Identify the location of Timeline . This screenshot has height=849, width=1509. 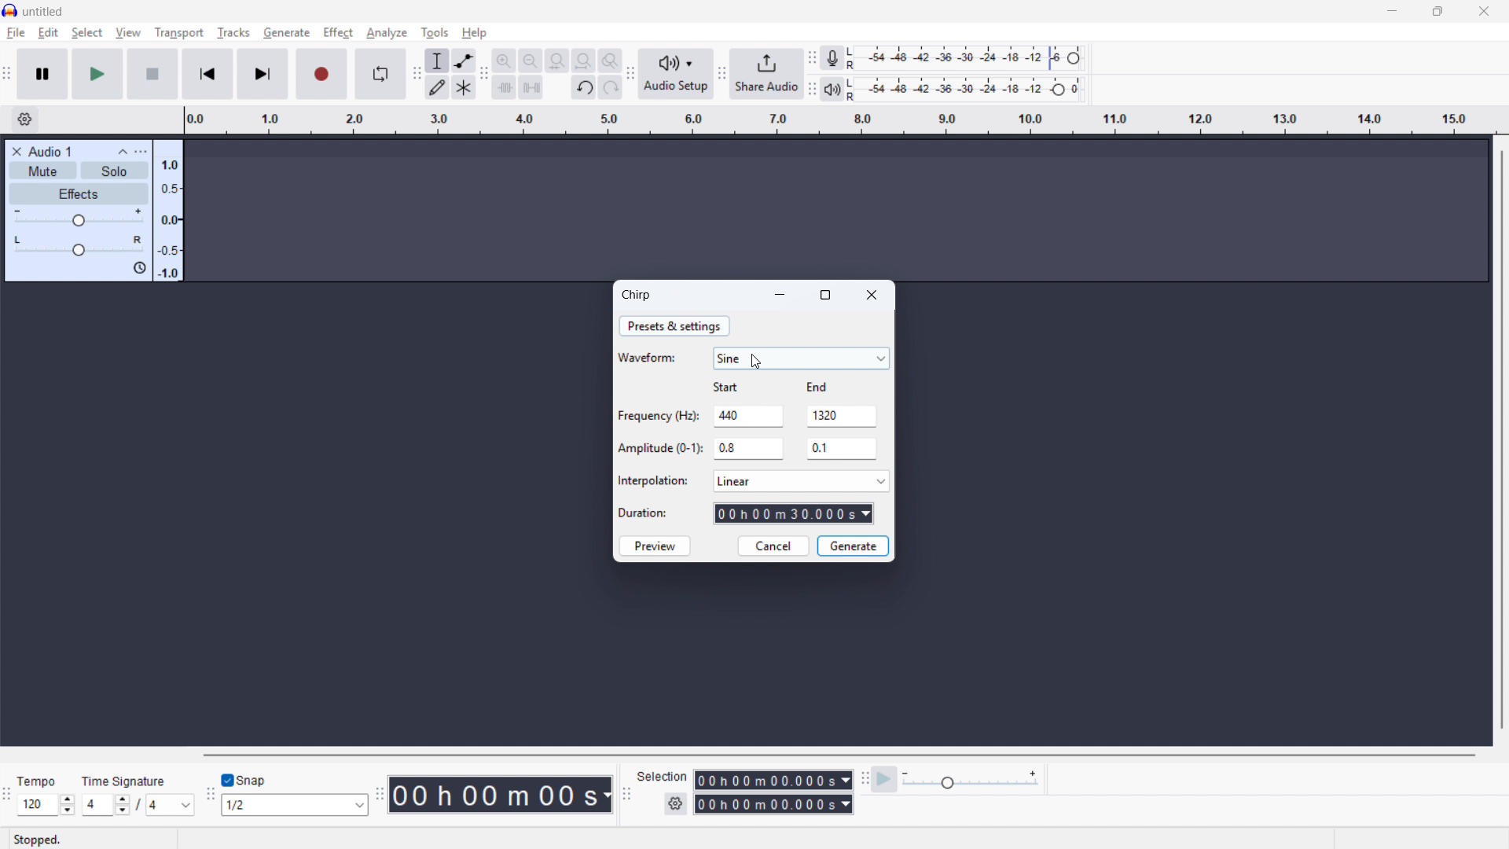
(839, 120).